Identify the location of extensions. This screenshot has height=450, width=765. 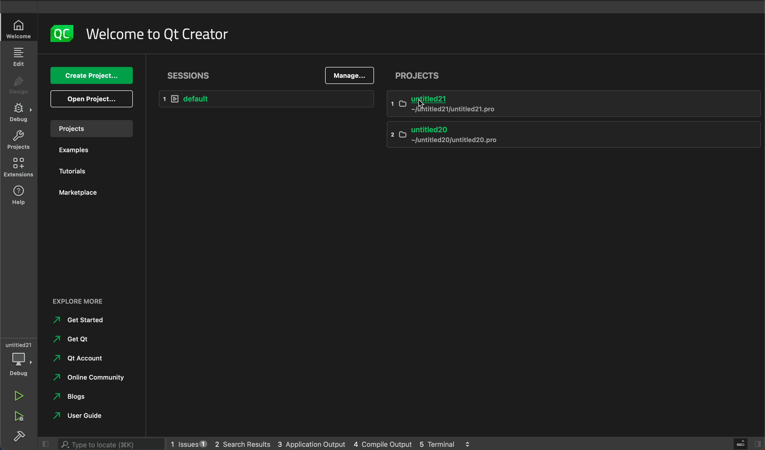
(19, 165).